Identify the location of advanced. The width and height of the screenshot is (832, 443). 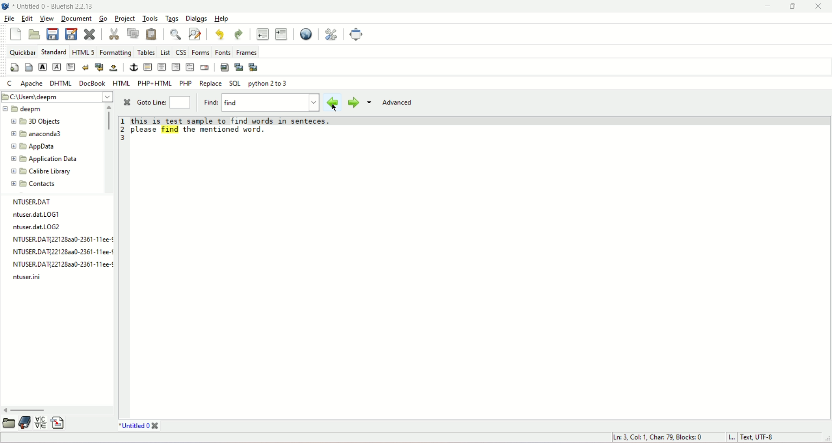
(398, 103).